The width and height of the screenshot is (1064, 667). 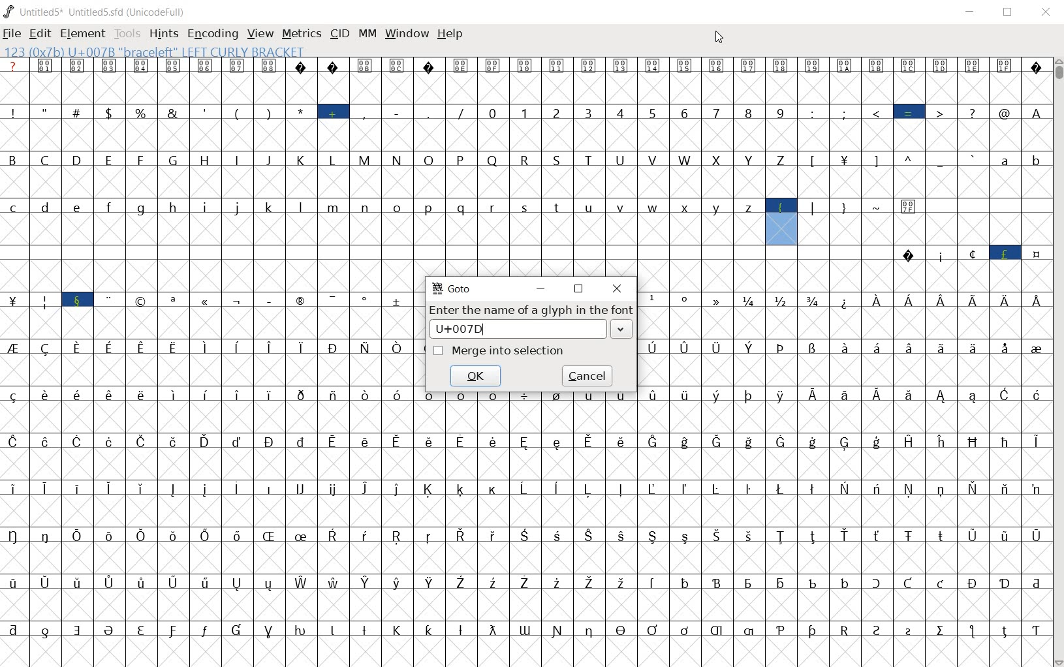 What do you see at coordinates (533, 322) in the screenshot?
I see `Enter the name of a glyph in the font` at bounding box center [533, 322].